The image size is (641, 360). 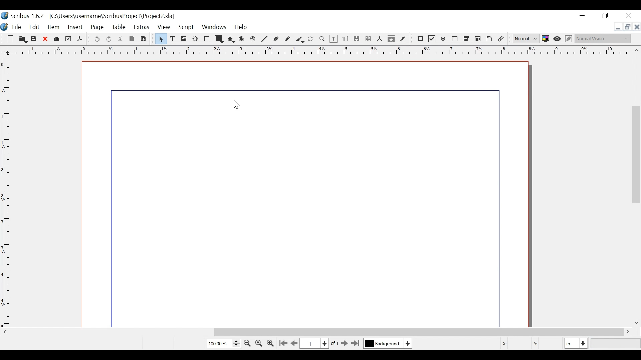 I want to click on minimize, so click(x=616, y=27).